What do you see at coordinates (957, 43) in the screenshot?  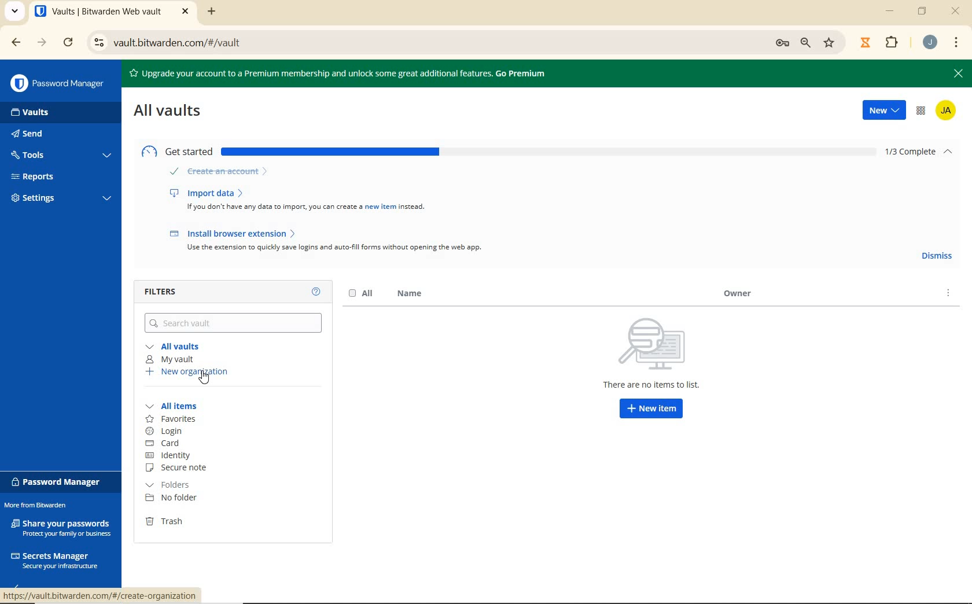 I see `customize ` at bounding box center [957, 43].